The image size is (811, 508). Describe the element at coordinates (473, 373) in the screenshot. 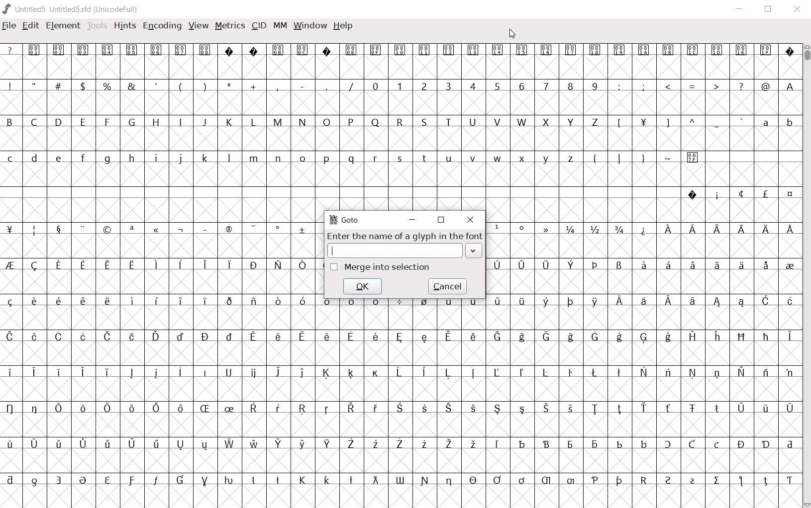

I see `Symbol` at that location.